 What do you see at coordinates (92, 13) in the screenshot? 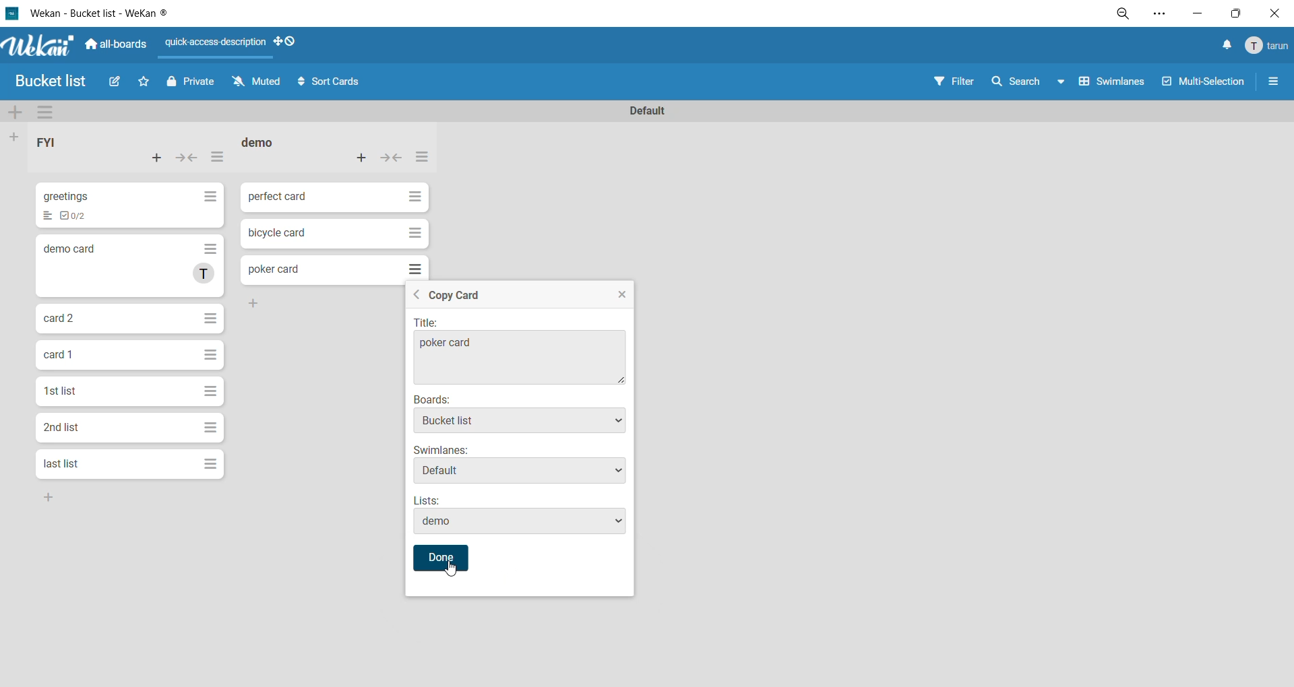
I see `Wekan - Bucket list - WeKan` at bounding box center [92, 13].